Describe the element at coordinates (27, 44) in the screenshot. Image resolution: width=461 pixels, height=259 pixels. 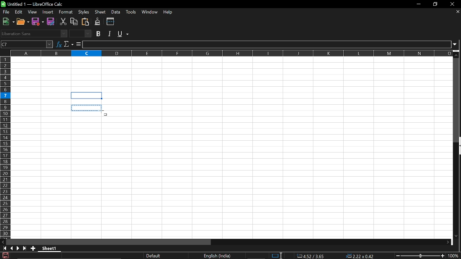
I see `Name box` at that location.